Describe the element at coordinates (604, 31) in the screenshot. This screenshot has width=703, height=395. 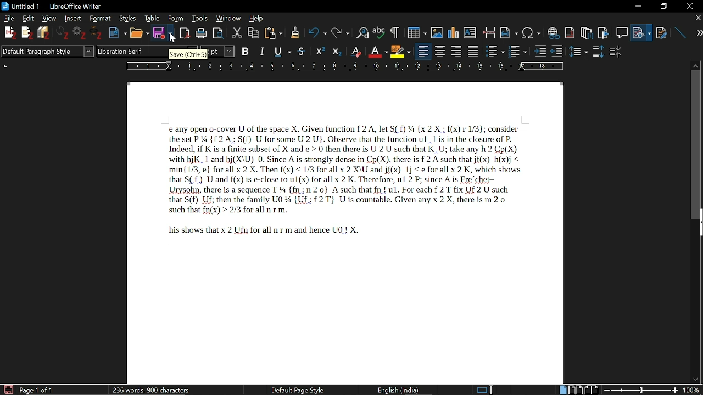
I see `insert bookmark` at that location.